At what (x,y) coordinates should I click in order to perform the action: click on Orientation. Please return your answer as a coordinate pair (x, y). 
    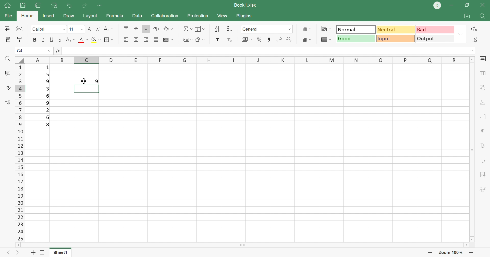
    Looking at the image, I should click on (169, 30).